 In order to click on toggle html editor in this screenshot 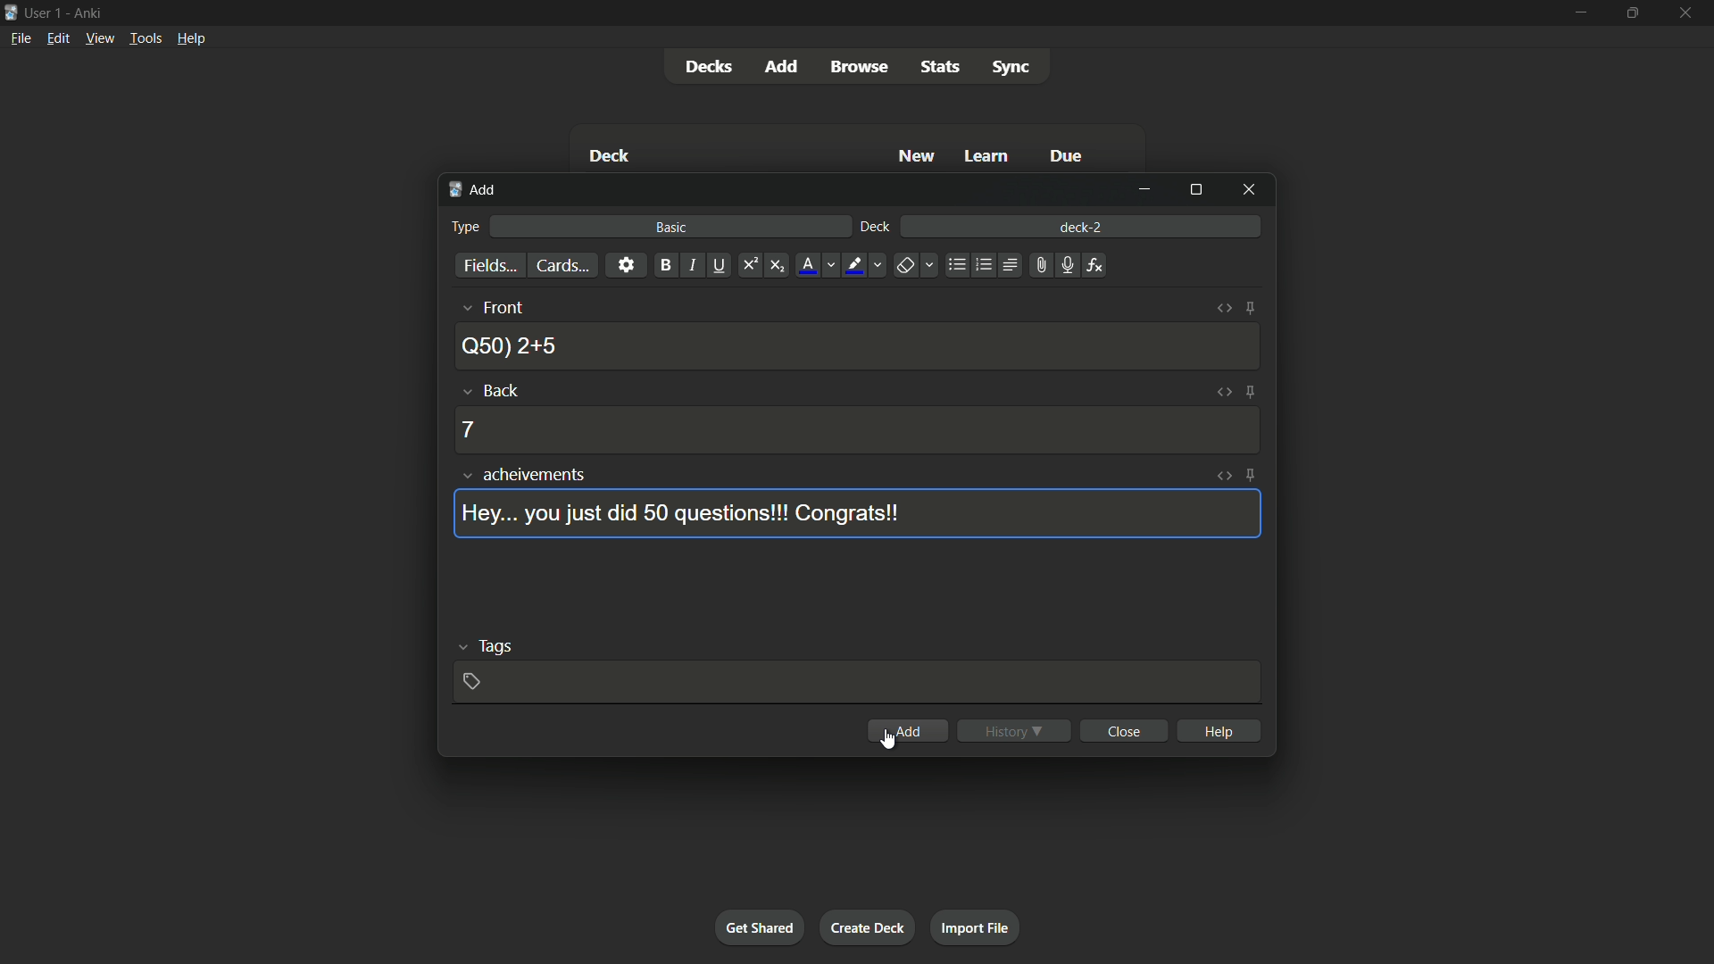, I will do `click(1222, 309)`.